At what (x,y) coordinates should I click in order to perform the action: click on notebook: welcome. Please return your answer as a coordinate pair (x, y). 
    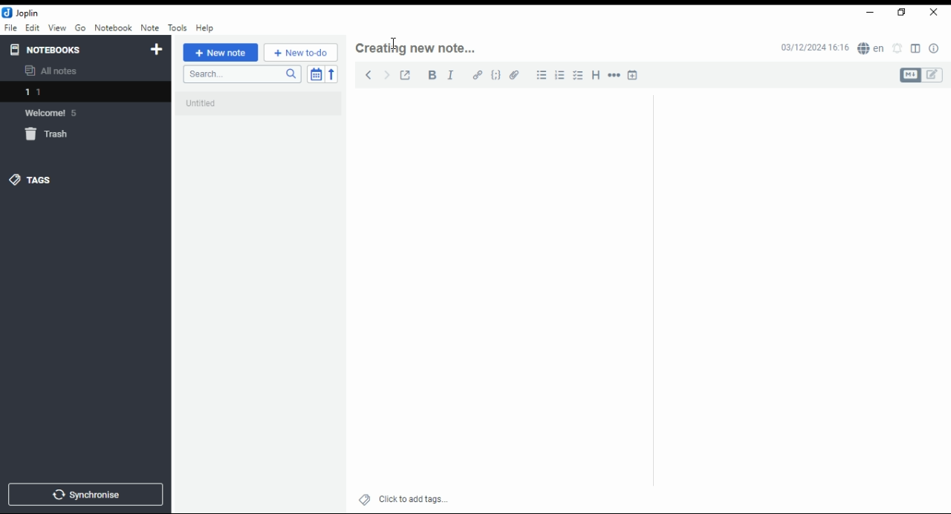
    Looking at the image, I should click on (54, 112).